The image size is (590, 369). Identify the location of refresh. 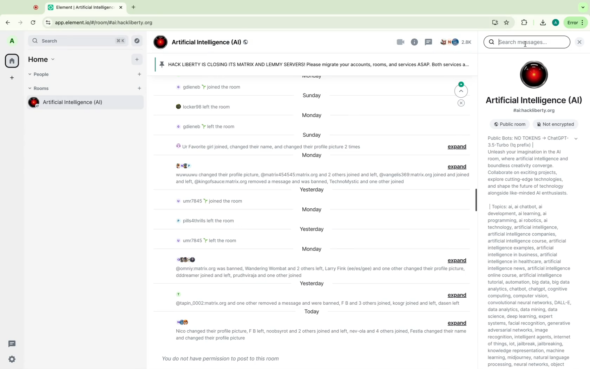
(34, 23).